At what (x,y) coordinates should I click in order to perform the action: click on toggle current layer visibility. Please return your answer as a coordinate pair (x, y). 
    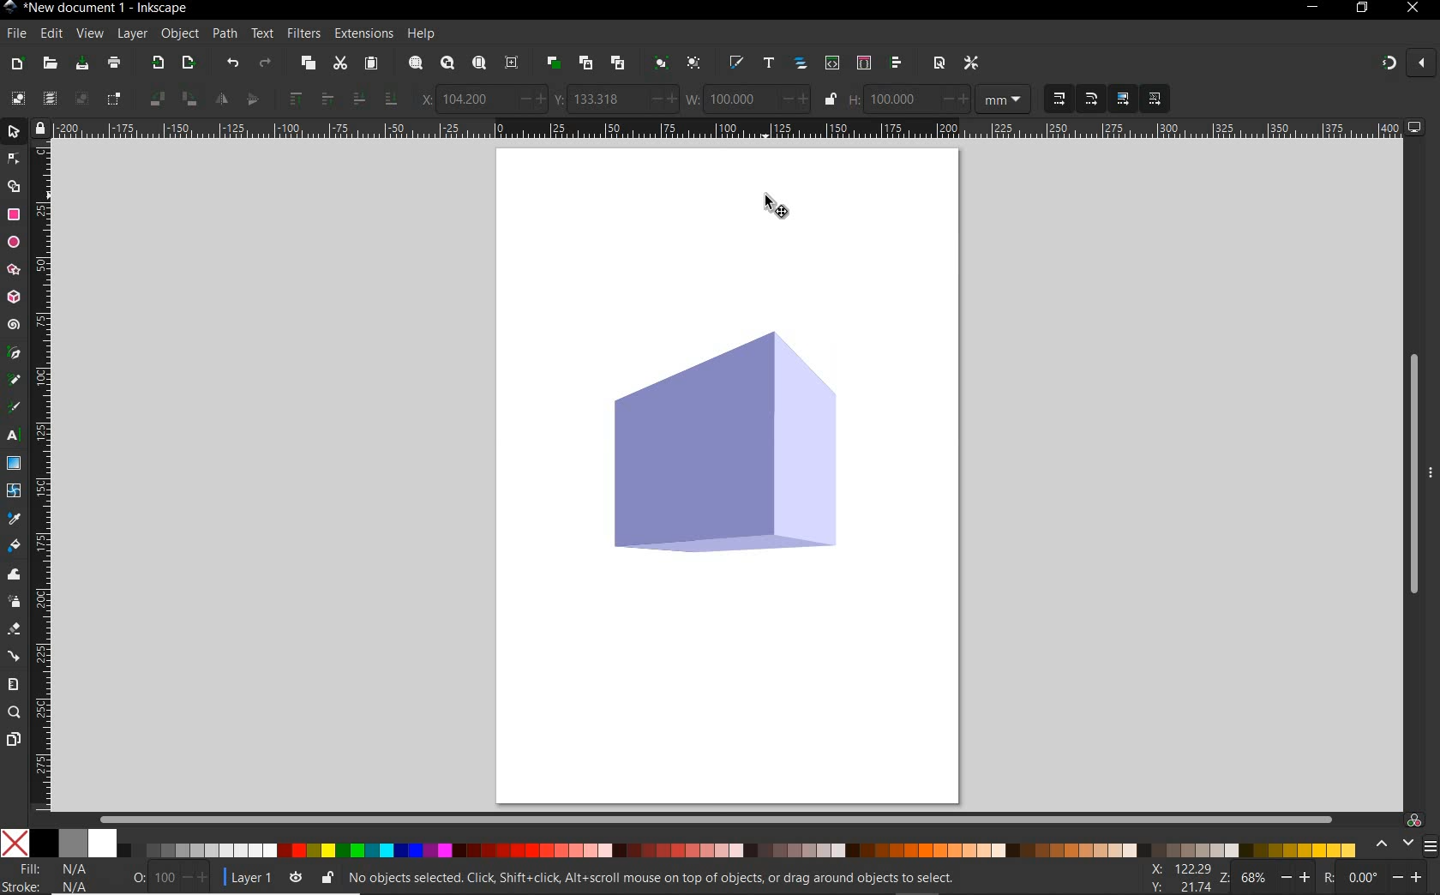
    Looking at the image, I should click on (292, 877).